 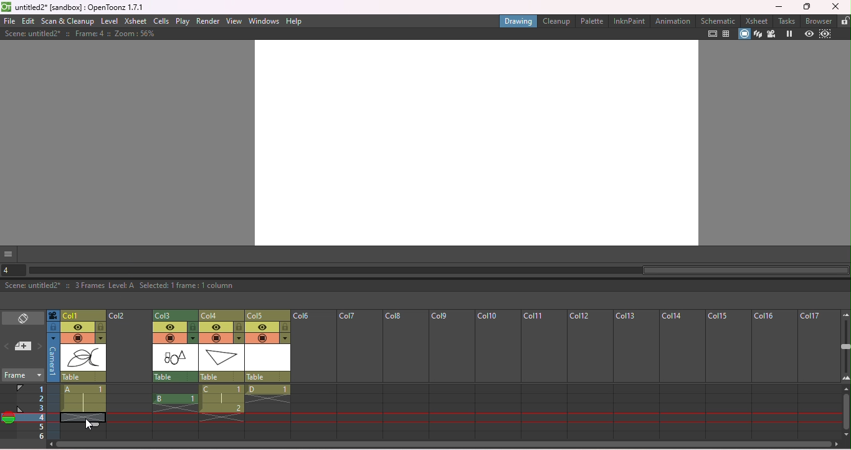 What do you see at coordinates (77, 327) in the screenshot?
I see `Preview visibility toggle` at bounding box center [77, 327].